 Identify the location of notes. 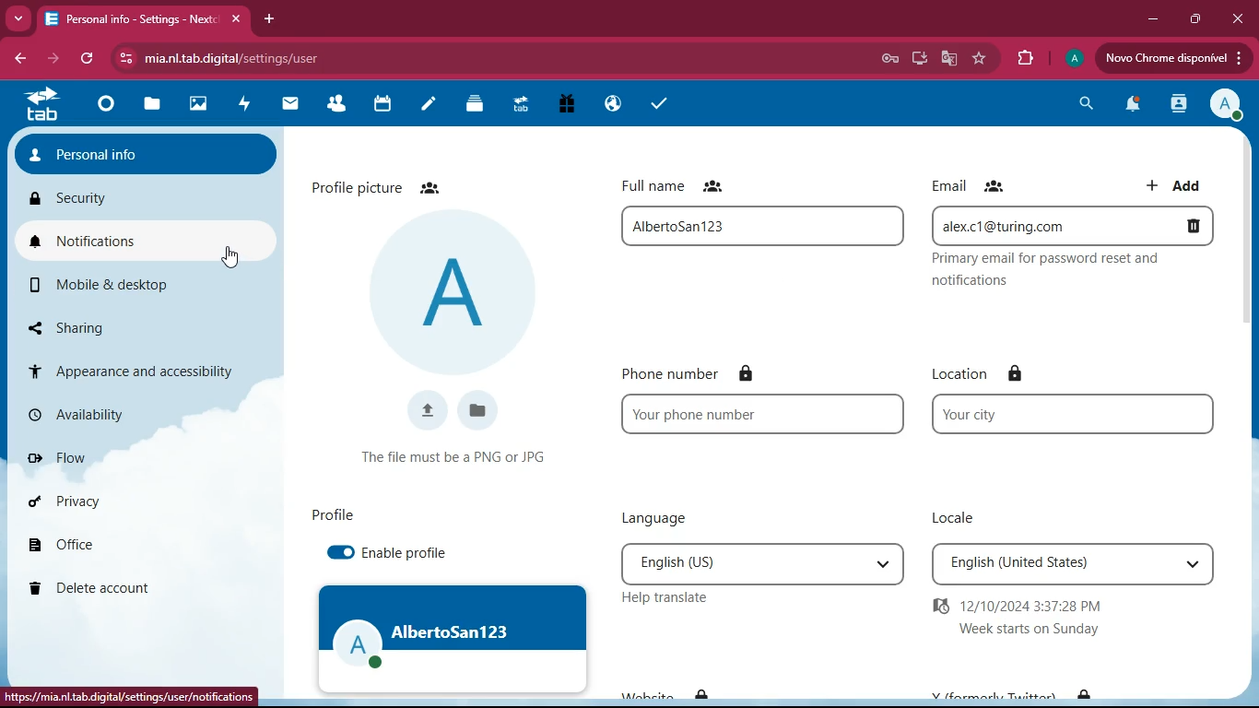
(428, 106).